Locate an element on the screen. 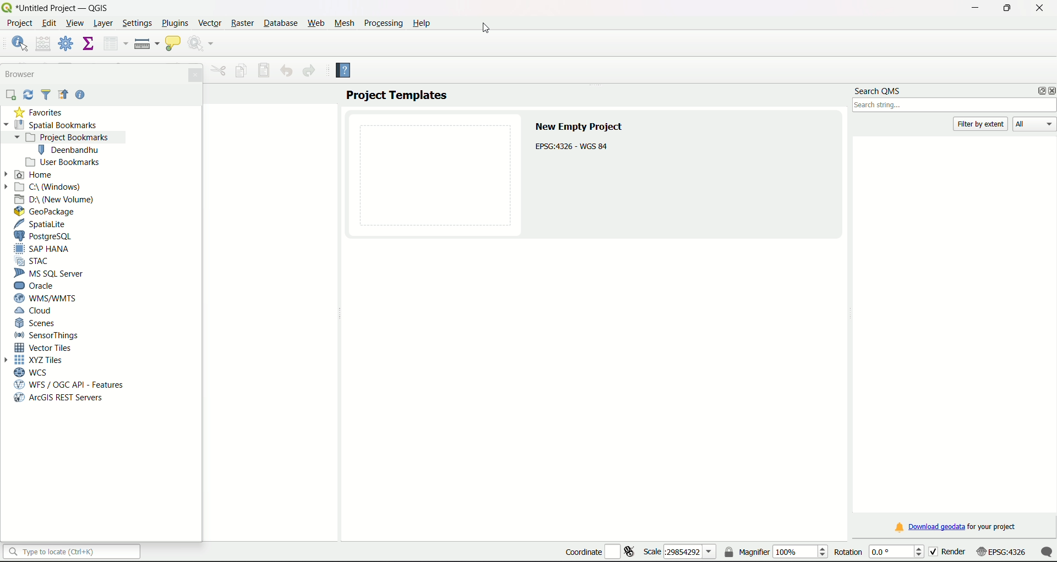 This screenshot has width=1057, height=562. Spatial Bookmarks is located at coordinates (55, 124).